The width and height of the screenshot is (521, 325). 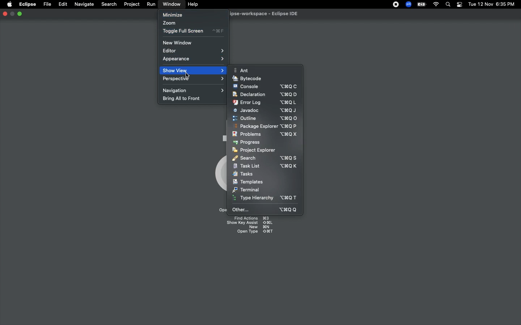 What do you see at coordinates (195, 51) in the screenshot?
I see `Editor` at bounding box center [195, 51].